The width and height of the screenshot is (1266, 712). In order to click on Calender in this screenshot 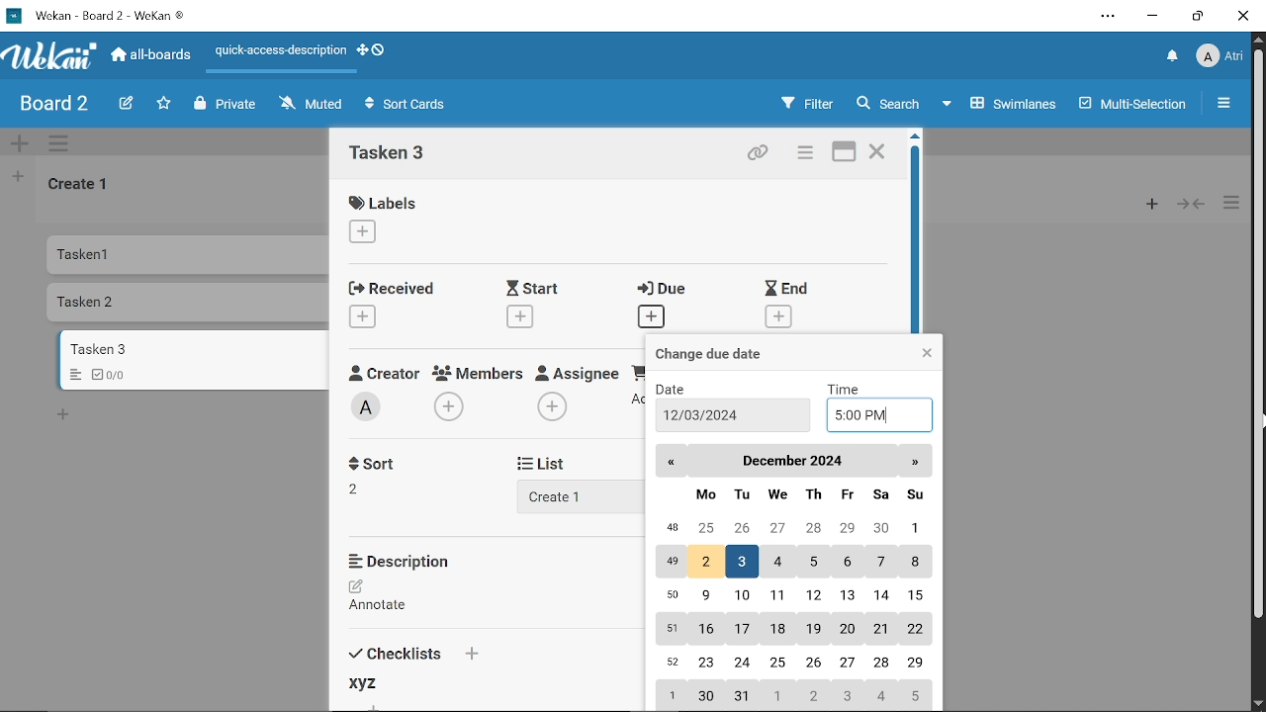, I will do `click(791, 596)`.